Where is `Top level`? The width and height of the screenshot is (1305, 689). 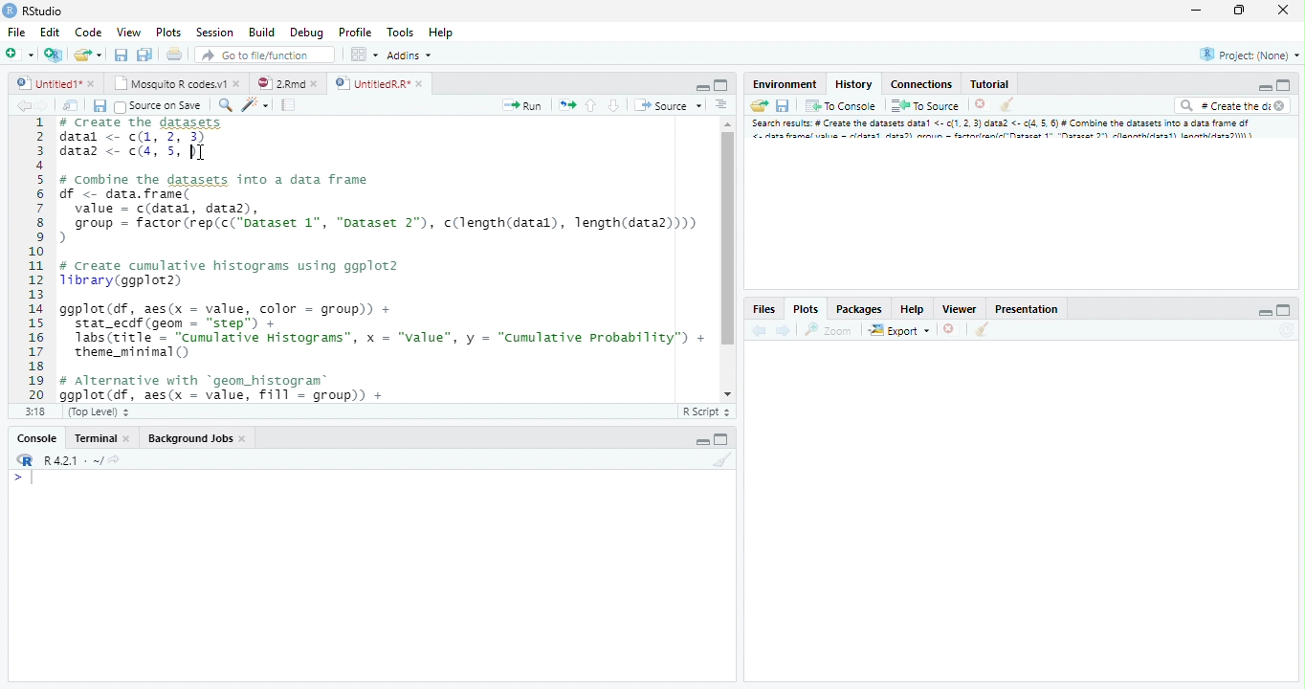 Top level is located at coordinates (100, 410).